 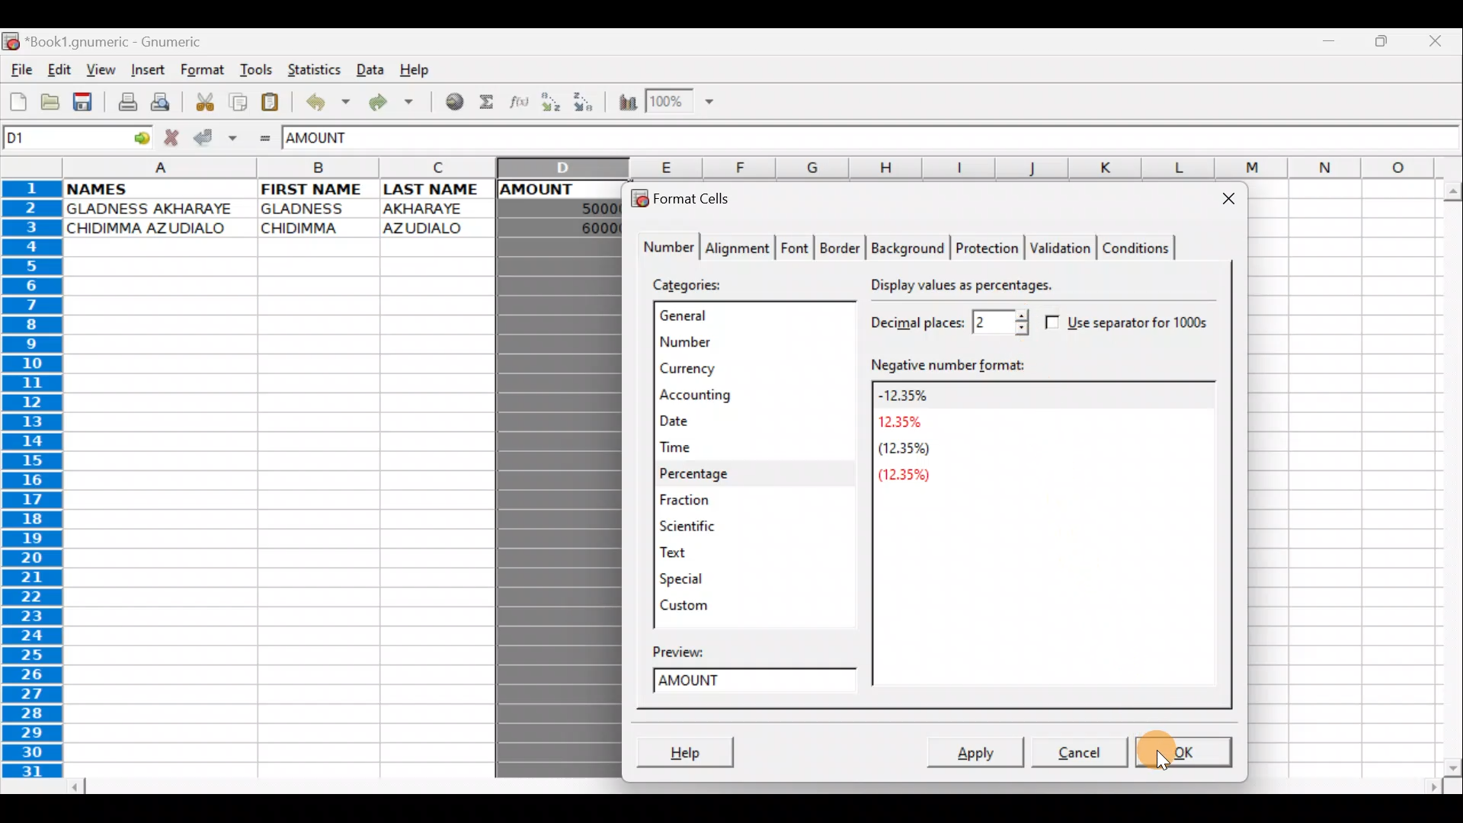 What do you see at coordinates (717, 448) in the screenshot?
I see `Time` at bounding box center [717, 448].